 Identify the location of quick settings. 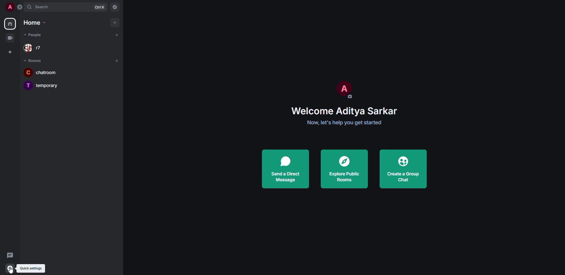
(9, 268).